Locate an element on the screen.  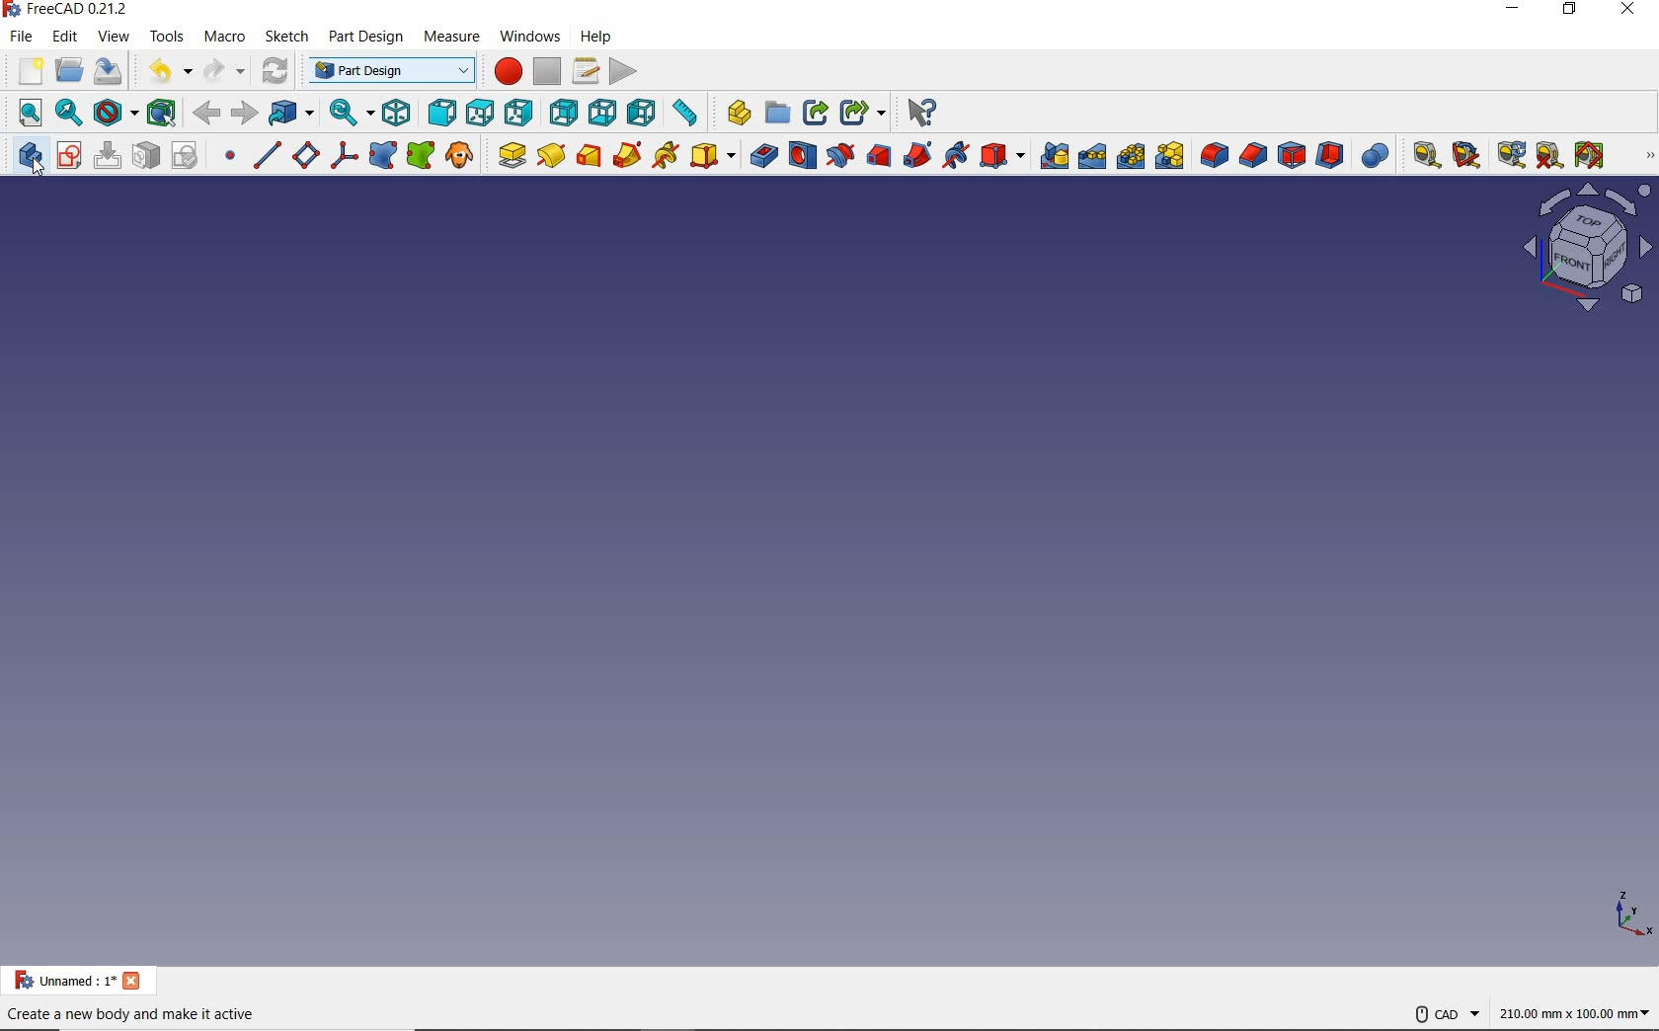
FILLET is located at coordinates (1215, 156).